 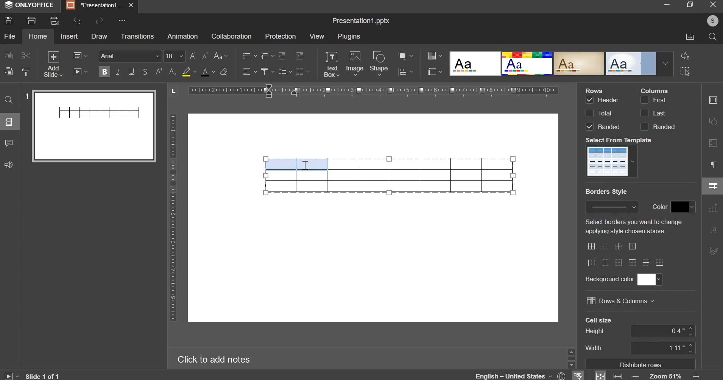 What do you see at coordinates (433, 55) in the screenshot?
I see `design color` at bounding box center [433, 55].